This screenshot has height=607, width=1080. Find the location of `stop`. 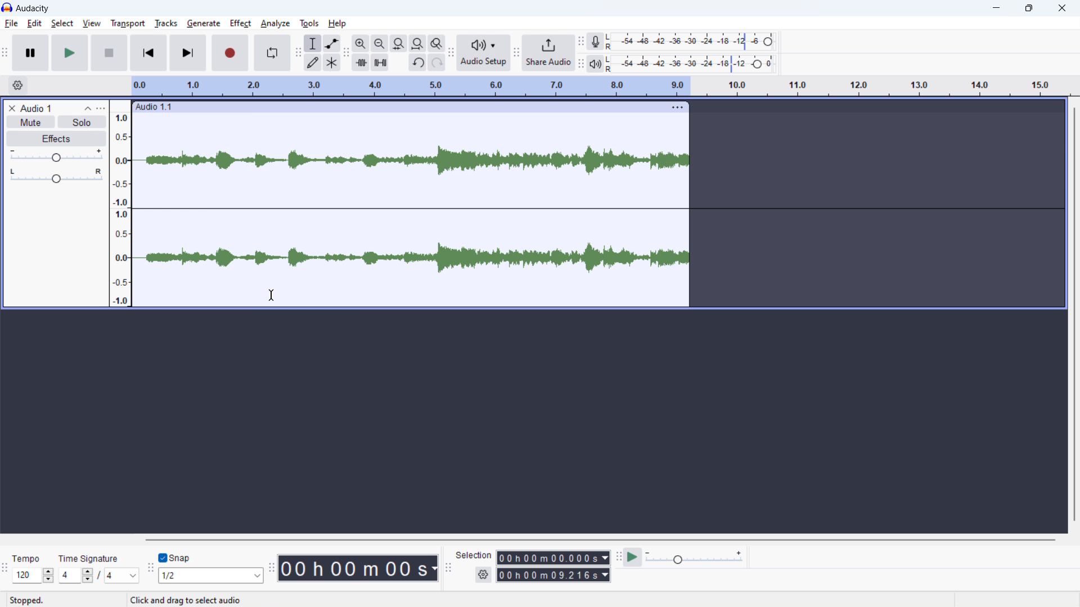

stop is located at coordinates (108, 53).